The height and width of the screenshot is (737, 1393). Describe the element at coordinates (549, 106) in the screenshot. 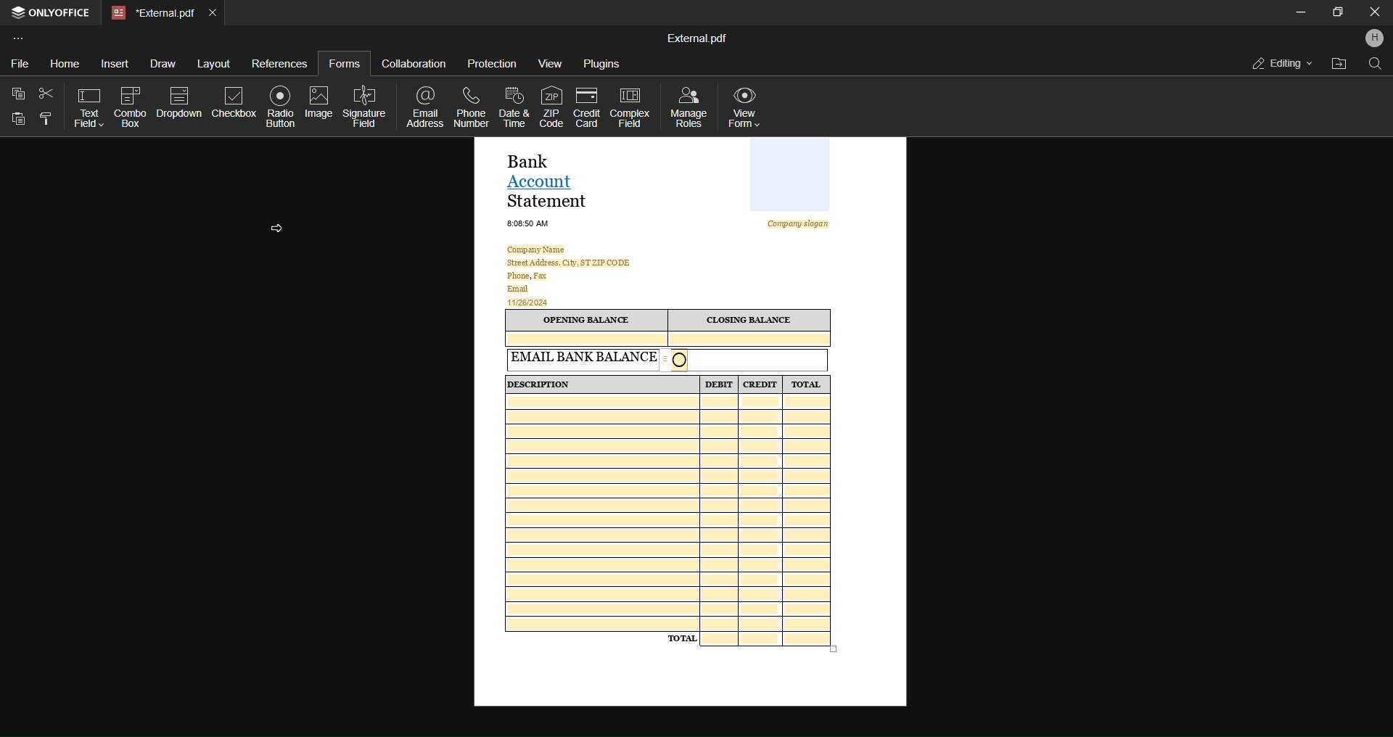

I see `zip code` at that location.